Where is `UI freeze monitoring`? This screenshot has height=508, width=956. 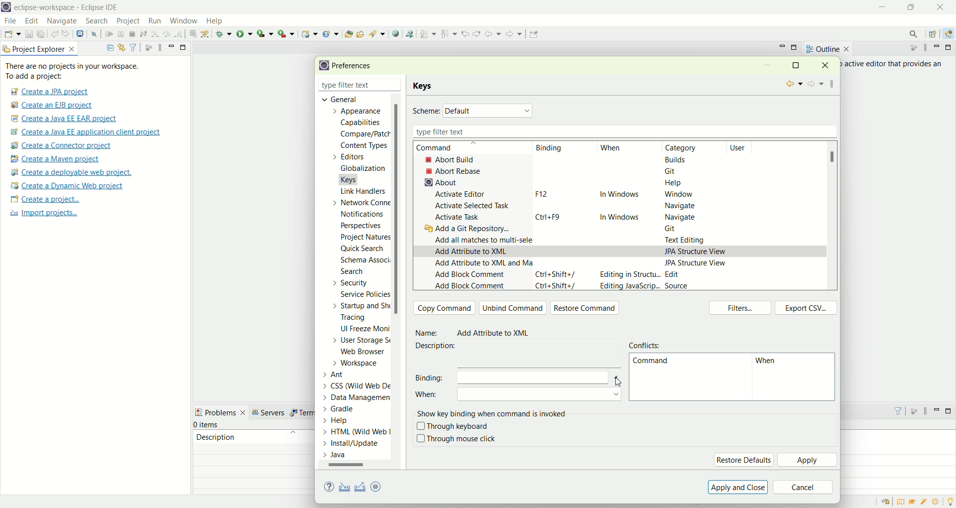 UI freeze monitoring is located at coordinates (364, 330).